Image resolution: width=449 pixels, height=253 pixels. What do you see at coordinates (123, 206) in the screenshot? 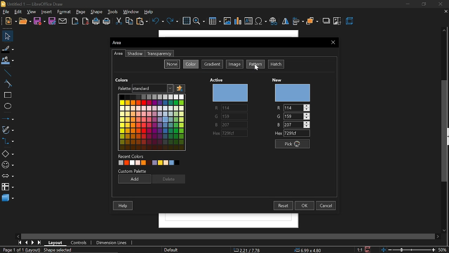
I see `help` at bounding box center [123, 206].